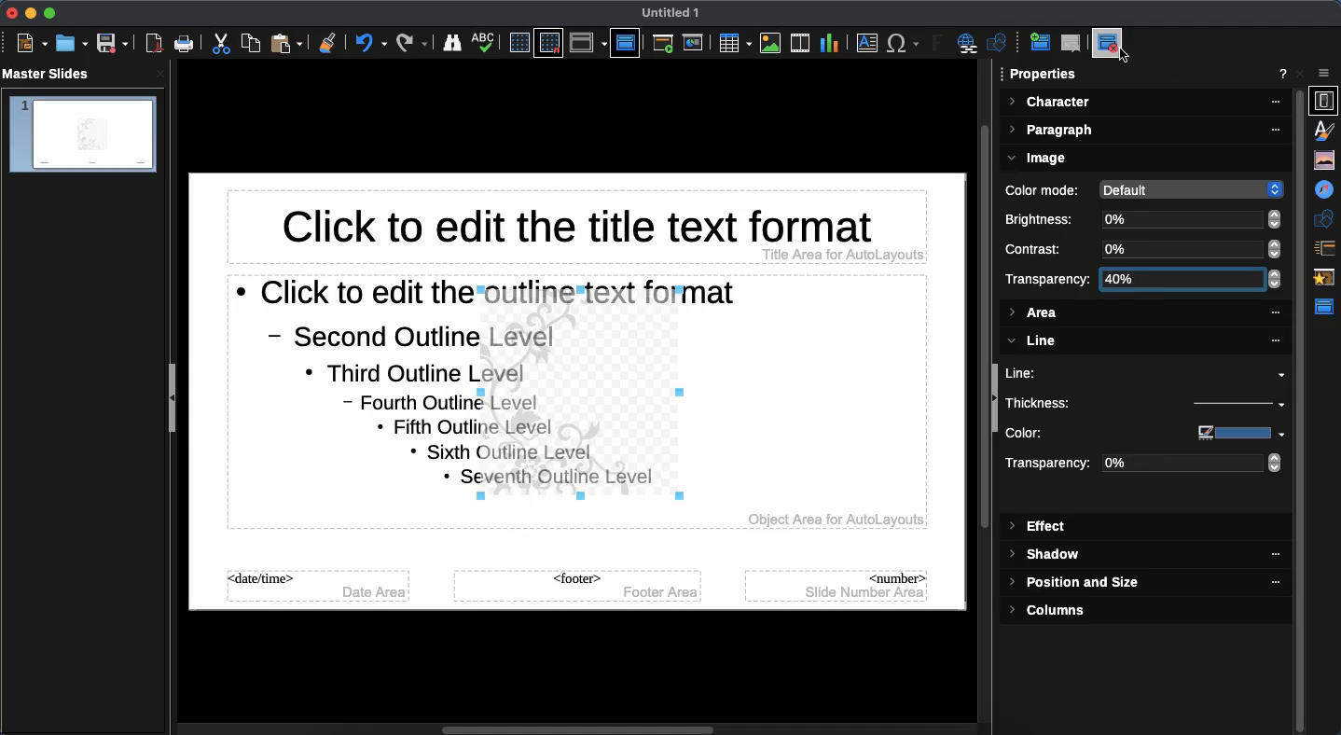 This screenshot has width=1341, height=735. What do you see at coordinates (671, 13) in the screenshot?
I see `Untitled` at bounding box center [671, 13].